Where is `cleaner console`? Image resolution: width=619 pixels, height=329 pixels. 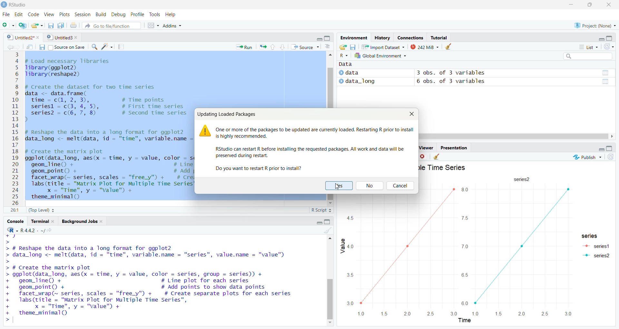 cleaner console is located at coordinates (328, 231).